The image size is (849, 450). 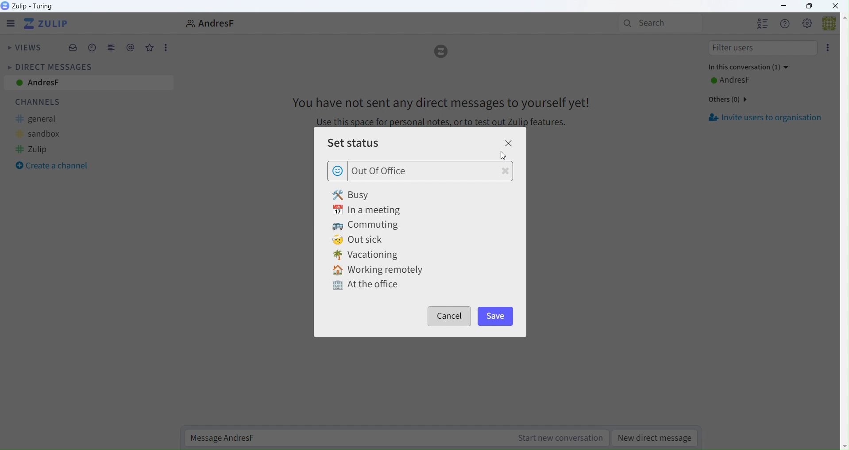 I want to click on Working remotely, so click(x=381, y=269).